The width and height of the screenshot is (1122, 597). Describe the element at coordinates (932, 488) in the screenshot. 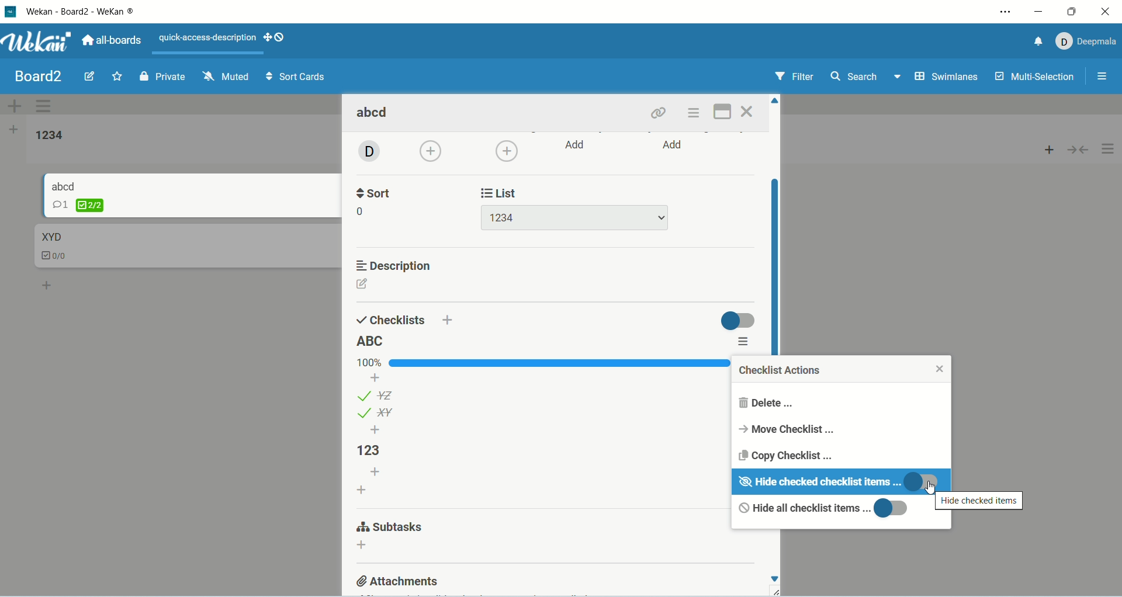

I see `cursor` at that location.